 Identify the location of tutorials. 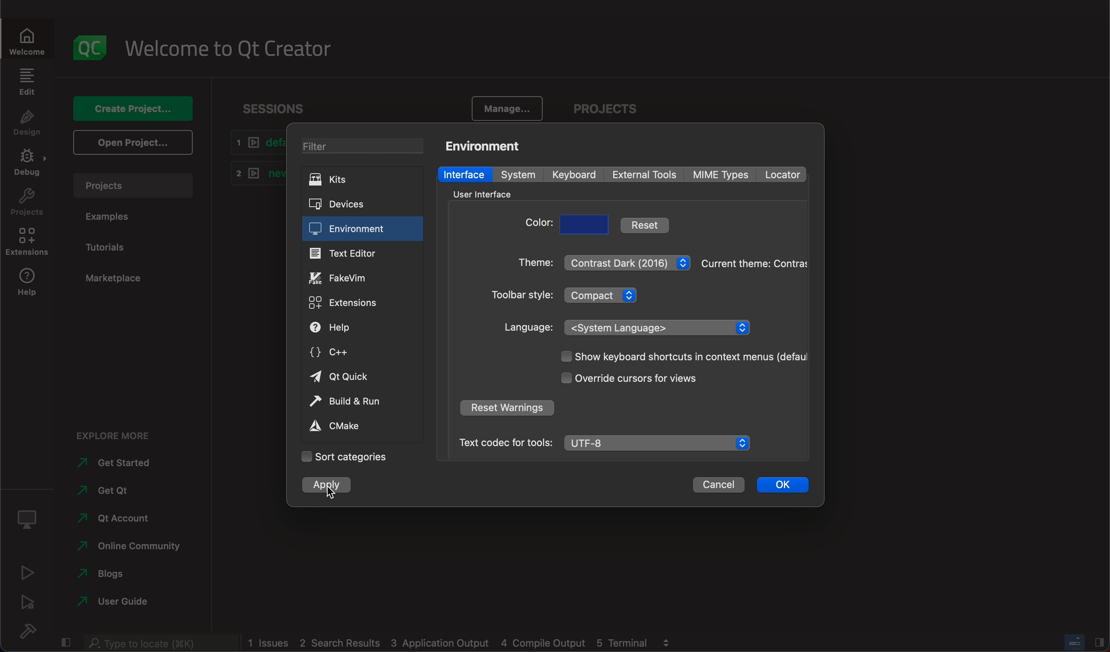
(118, 246).